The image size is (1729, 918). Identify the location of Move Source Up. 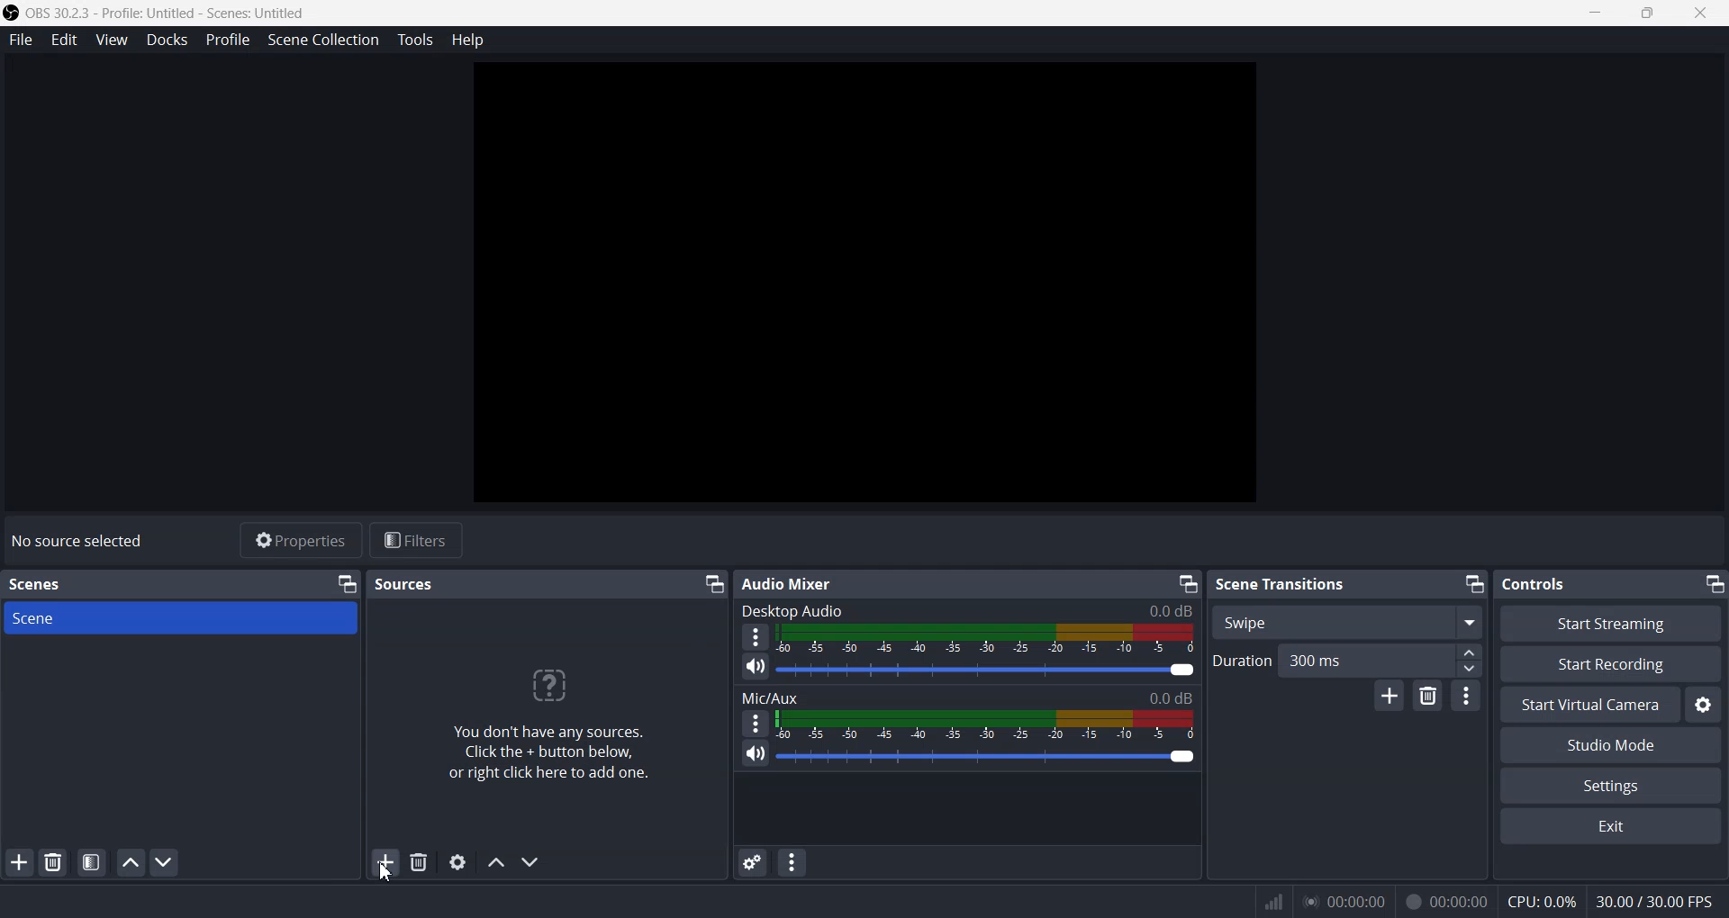
(497, 864).